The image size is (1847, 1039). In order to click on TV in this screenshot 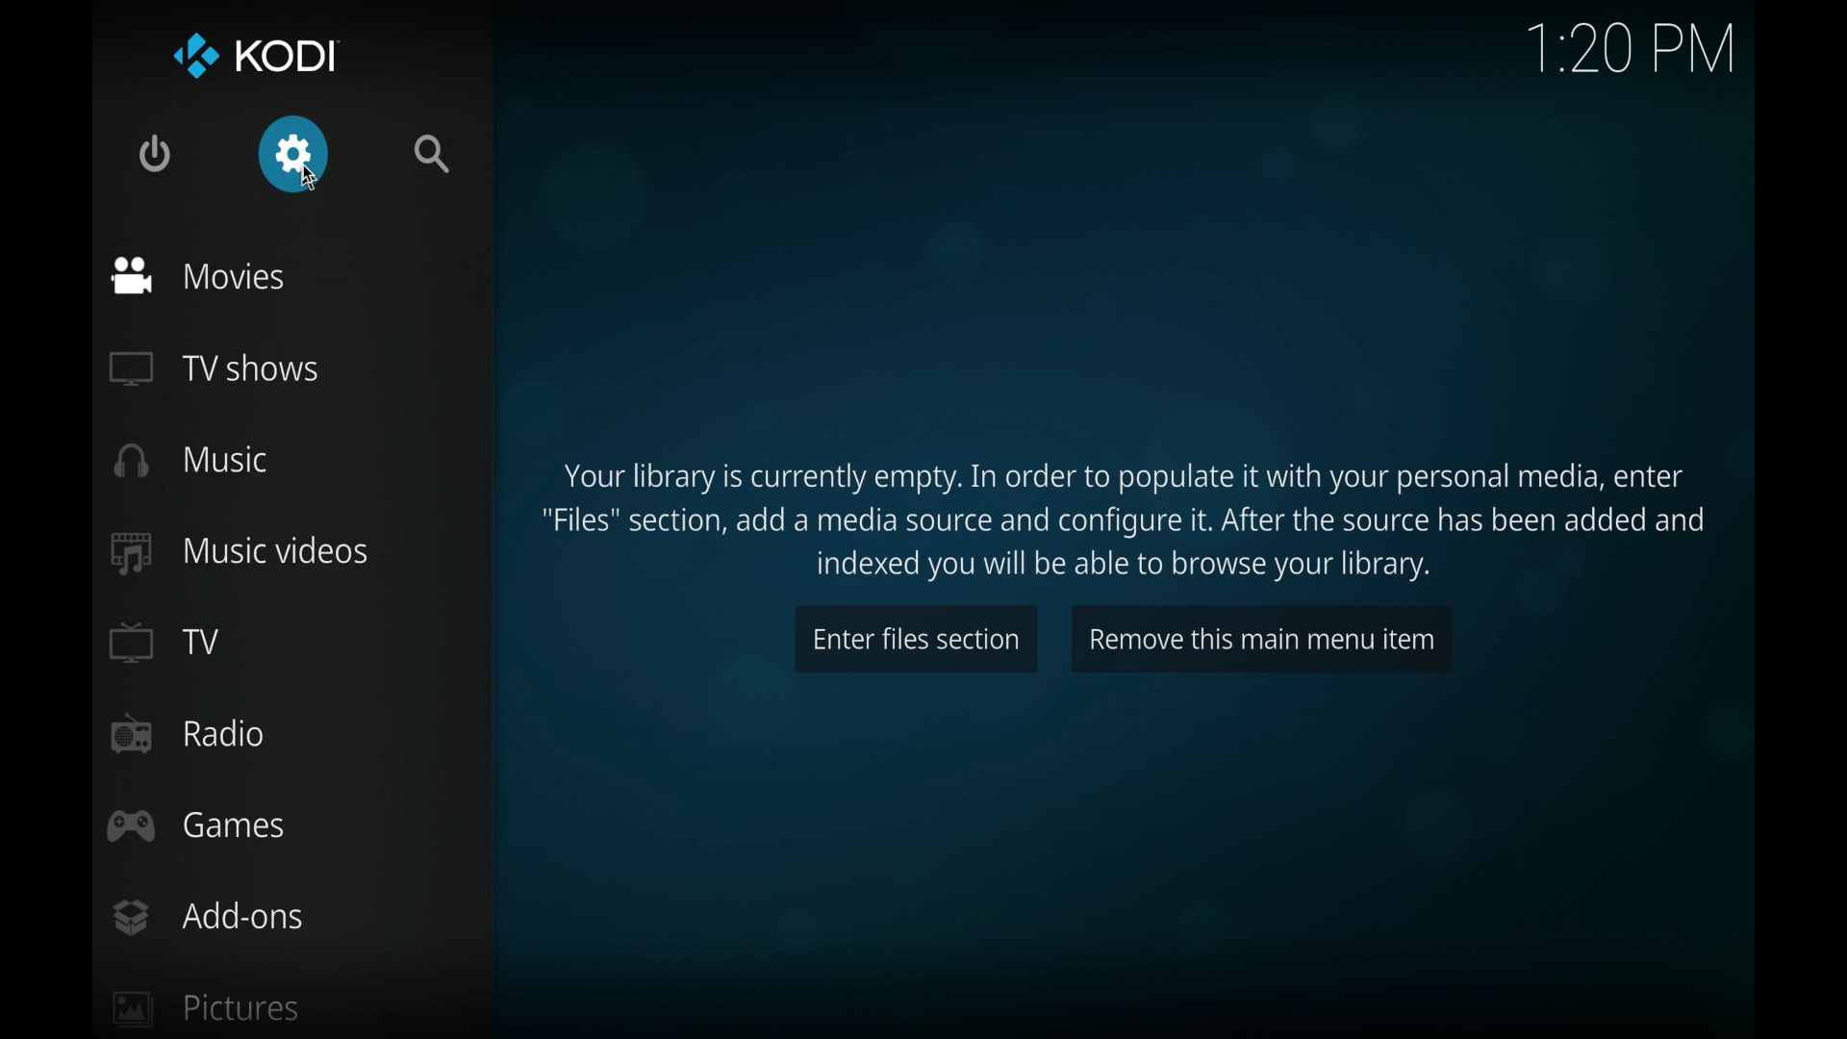, I will do `click(164, 642)`.